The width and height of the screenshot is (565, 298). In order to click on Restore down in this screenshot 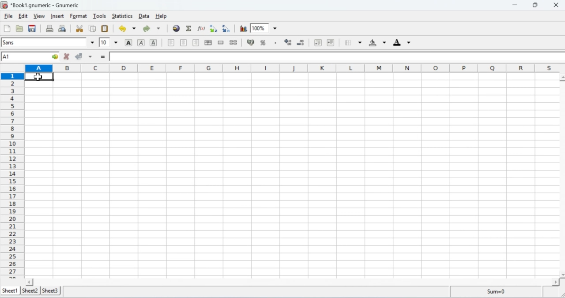, I will do `click(536, 5)`.